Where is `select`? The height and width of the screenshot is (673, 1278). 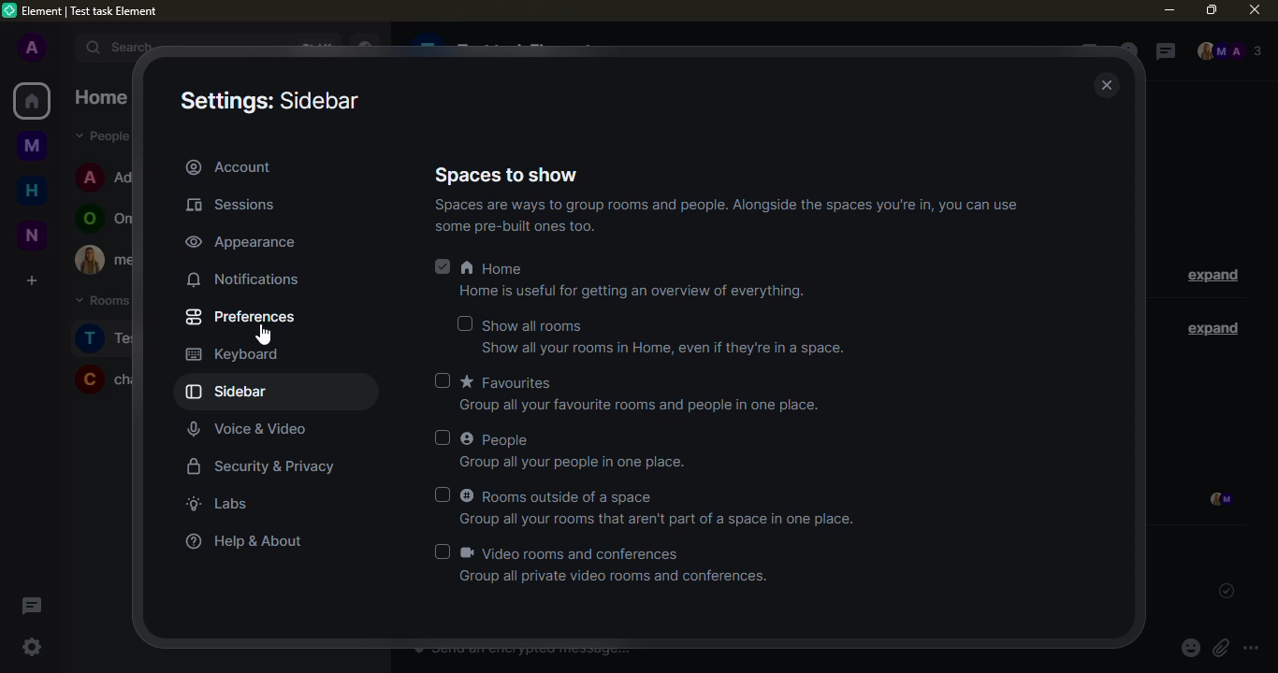
select is located at coordinates (442, 494).